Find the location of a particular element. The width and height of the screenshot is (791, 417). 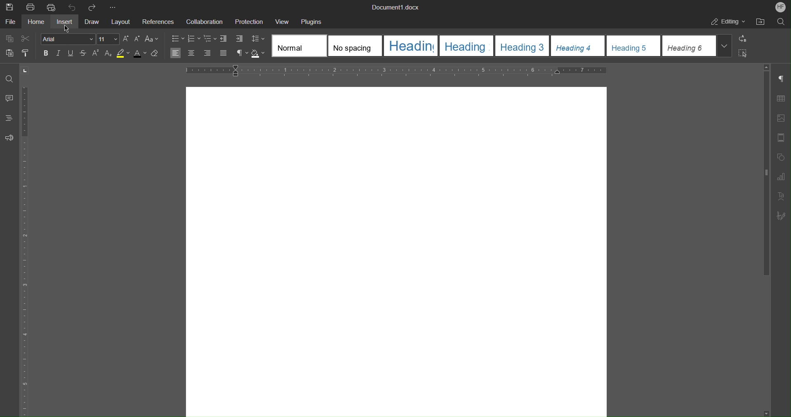

Font is located at coordinates (68, 39).